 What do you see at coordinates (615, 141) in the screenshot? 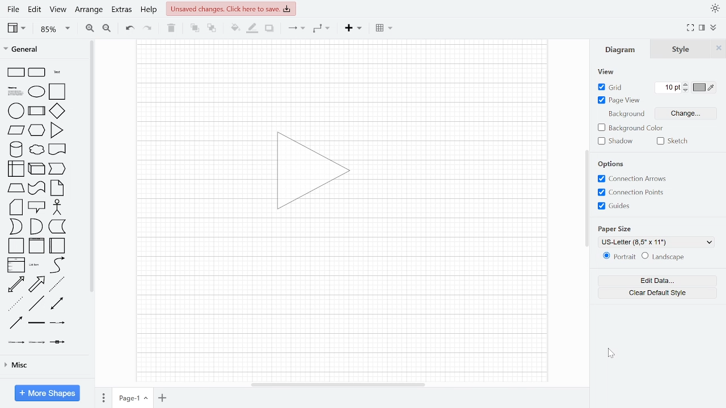
I see `Shadow` at bounding box center [615, 141].